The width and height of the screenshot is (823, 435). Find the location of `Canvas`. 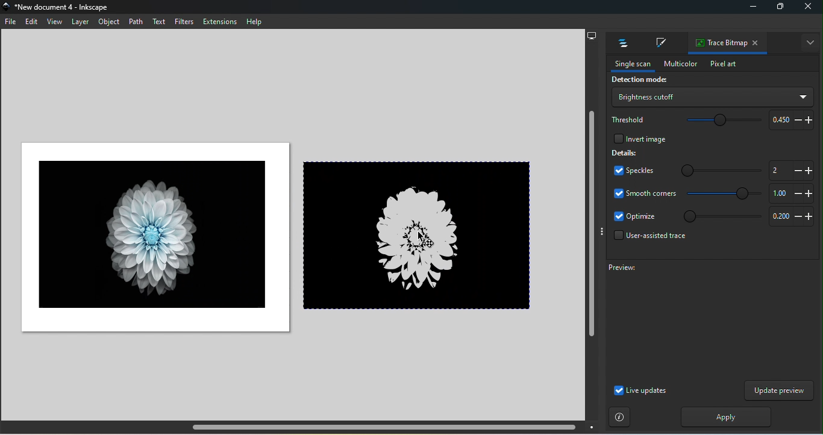

Canvas is located at coordinates (151, 237).